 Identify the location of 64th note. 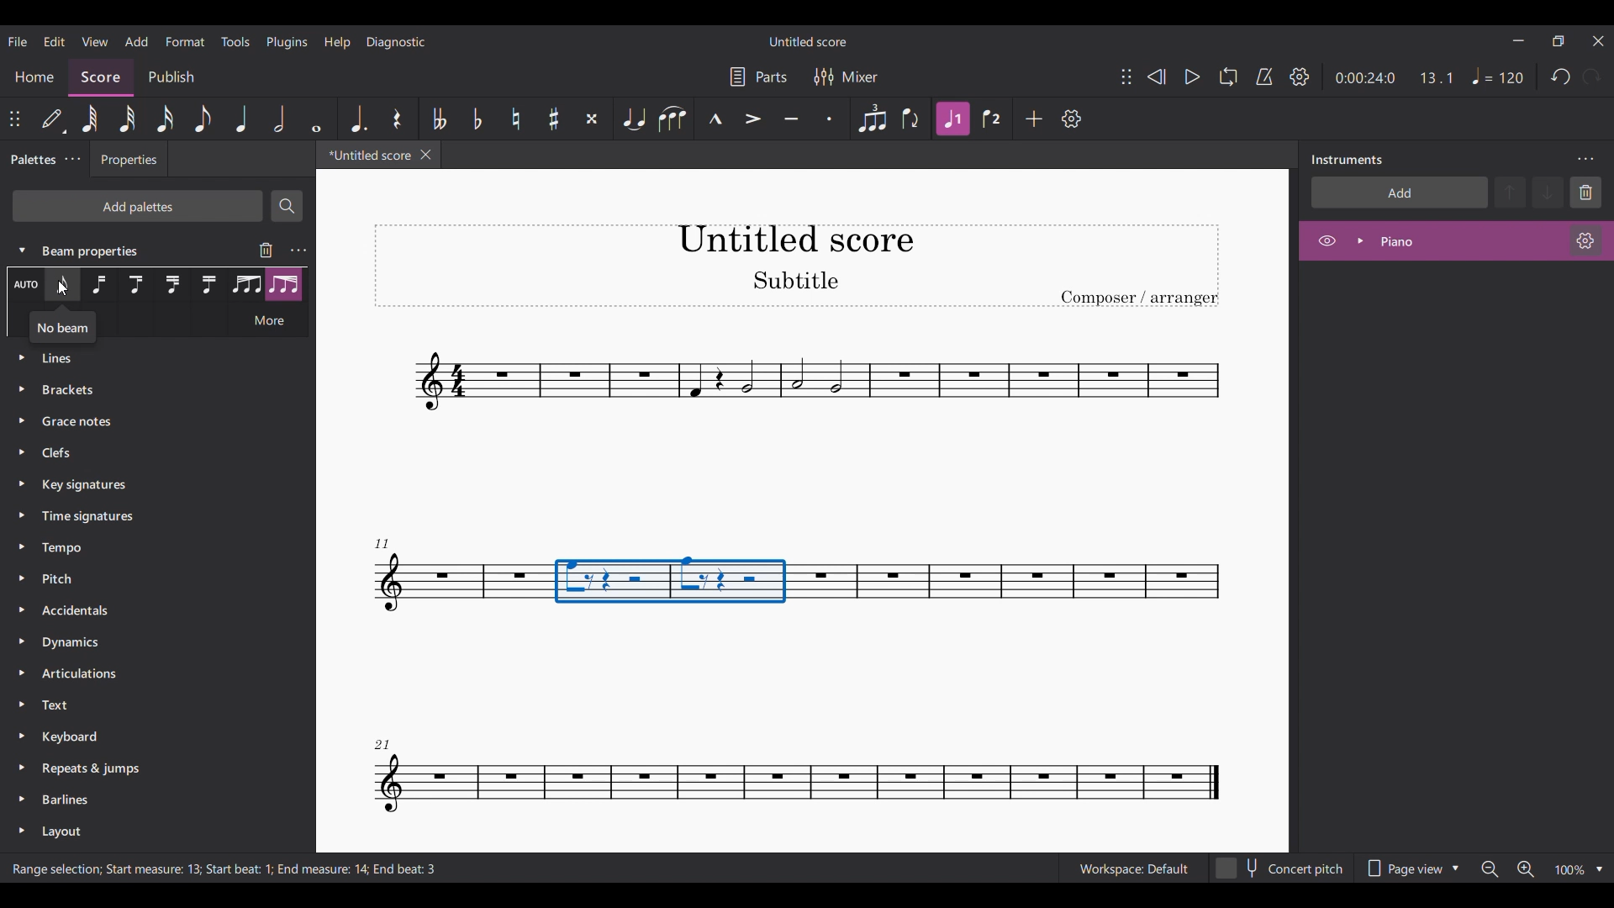
(90, 119).